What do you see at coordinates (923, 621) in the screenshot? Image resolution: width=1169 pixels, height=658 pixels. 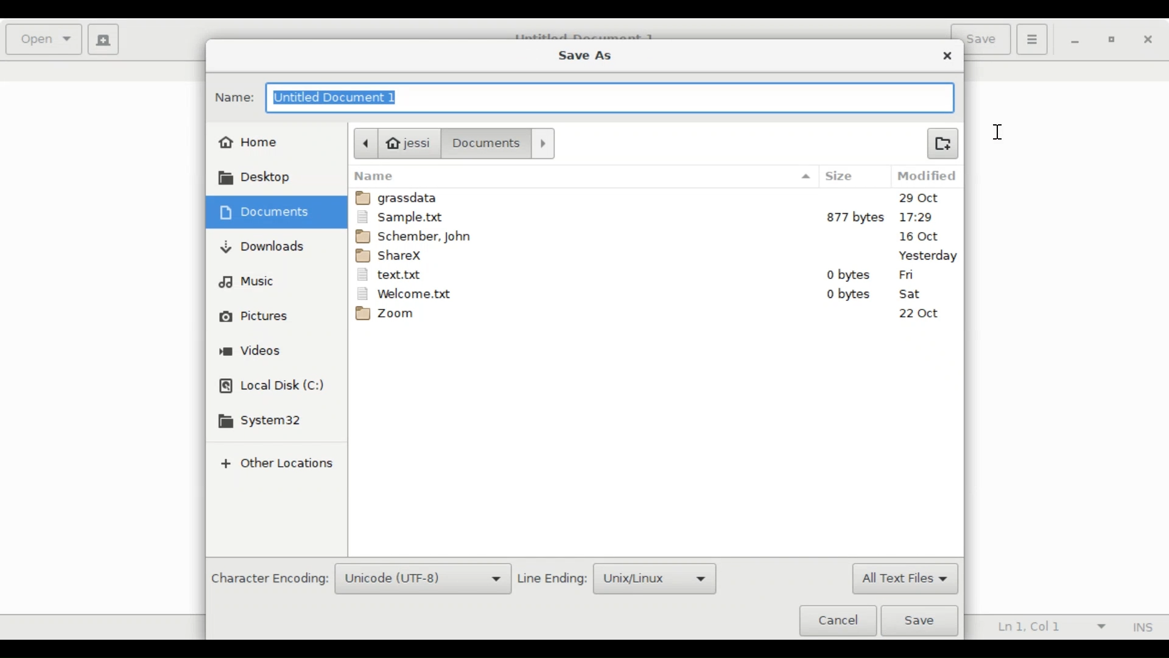 I see `Save` at bounding box center [923, 621].